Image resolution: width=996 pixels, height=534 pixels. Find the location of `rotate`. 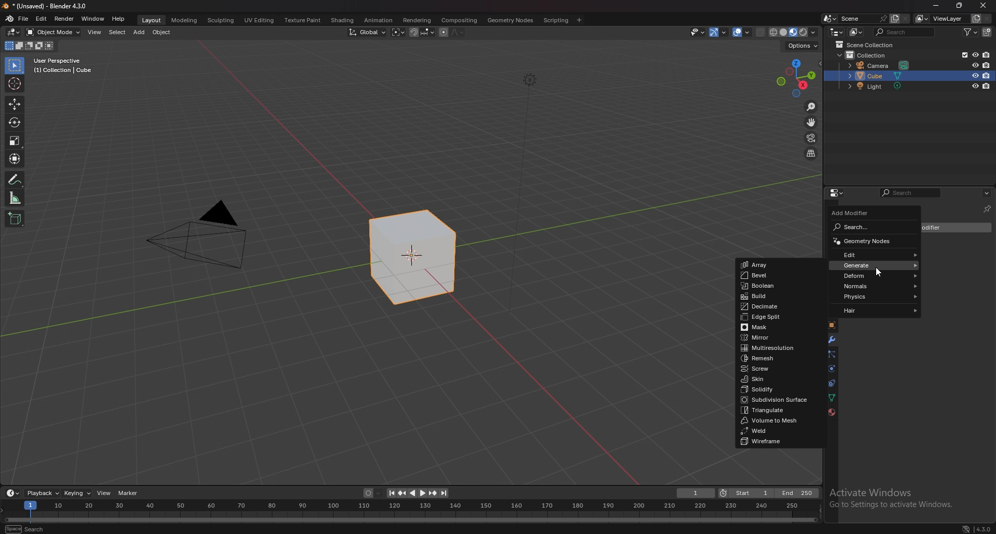

rotate is located at coordinates (14, 122).